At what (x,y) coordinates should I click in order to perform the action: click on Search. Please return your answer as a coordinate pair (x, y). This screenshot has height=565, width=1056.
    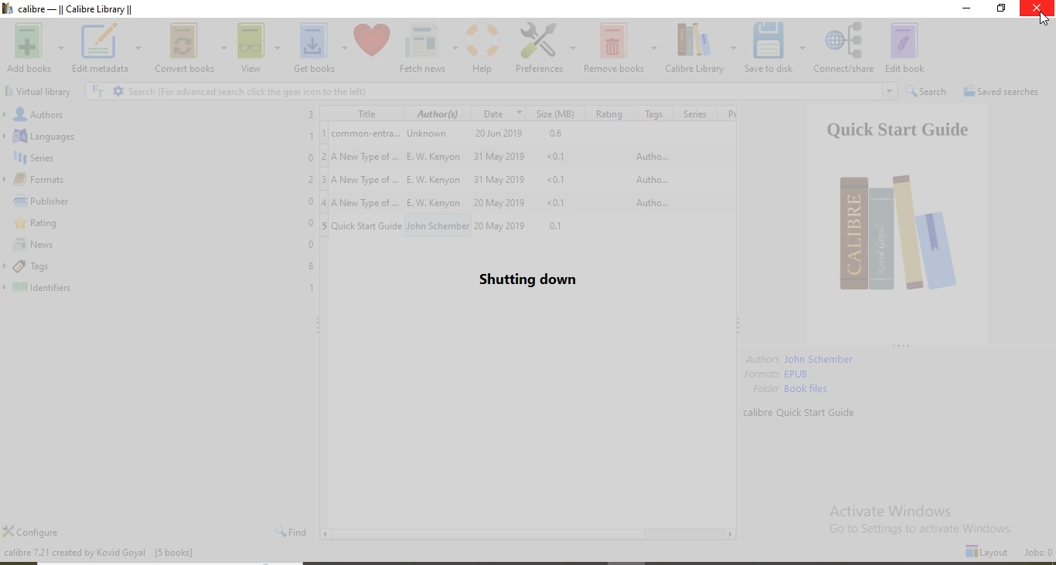
    Looking at the image, I should click on (928, 93).